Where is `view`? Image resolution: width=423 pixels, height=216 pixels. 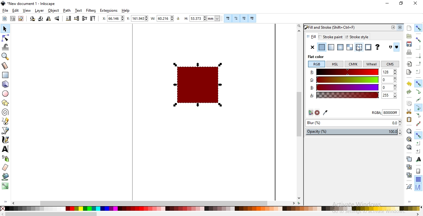
view is located at coordinates (27, 10).